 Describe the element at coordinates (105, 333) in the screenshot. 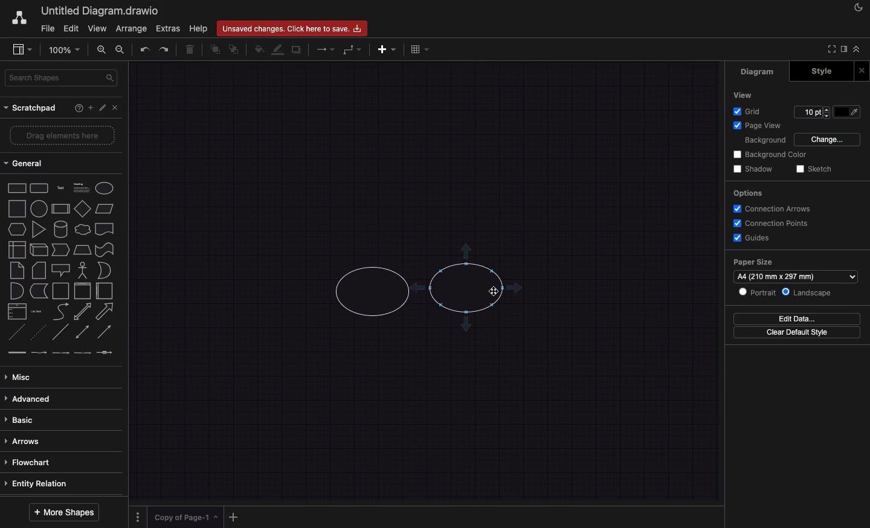

I see `directional connector` at that location.